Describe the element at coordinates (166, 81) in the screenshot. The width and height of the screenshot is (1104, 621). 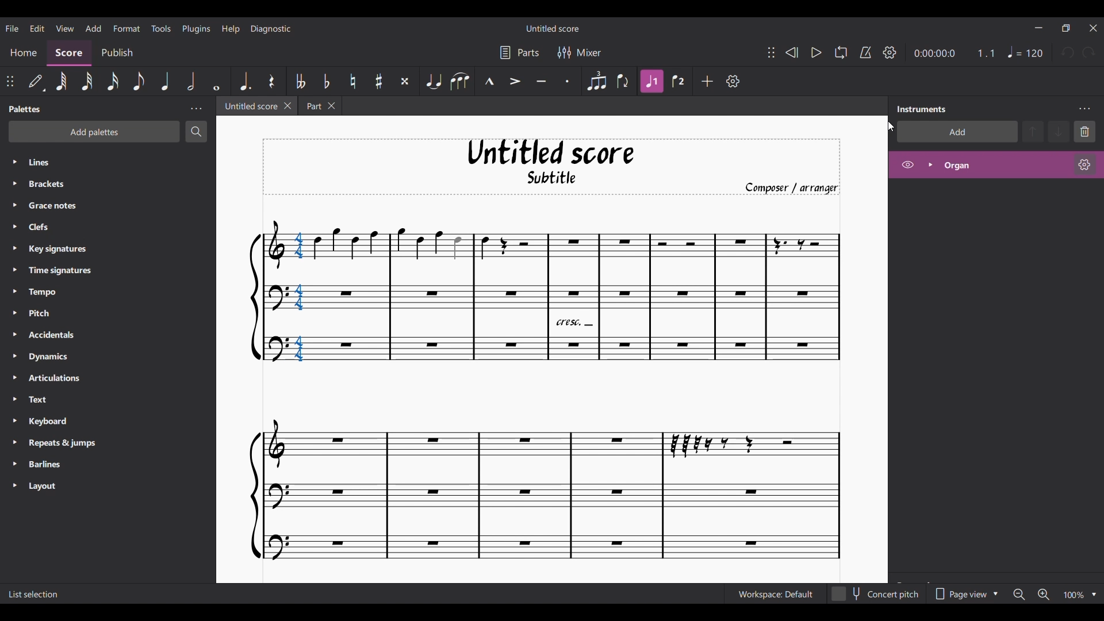
I see `Quarter note` at that location.